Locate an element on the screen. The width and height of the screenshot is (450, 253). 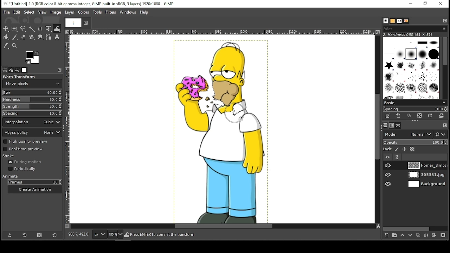
text is located at coordinates (400, 21).